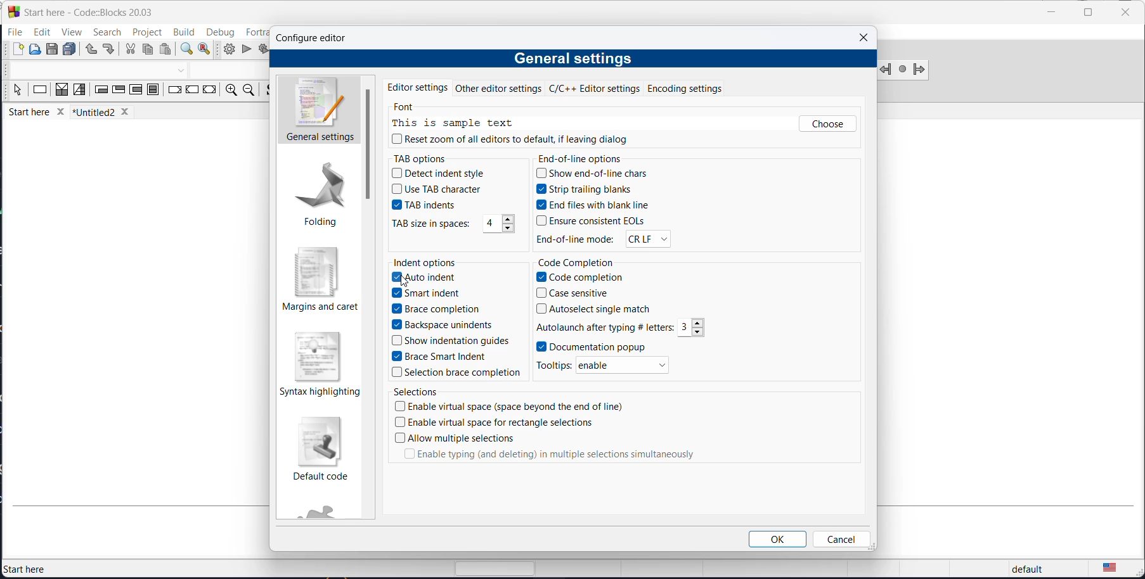  Describe the element at coordinates (420, 393) in the screenshot. I see `selections` at that location.